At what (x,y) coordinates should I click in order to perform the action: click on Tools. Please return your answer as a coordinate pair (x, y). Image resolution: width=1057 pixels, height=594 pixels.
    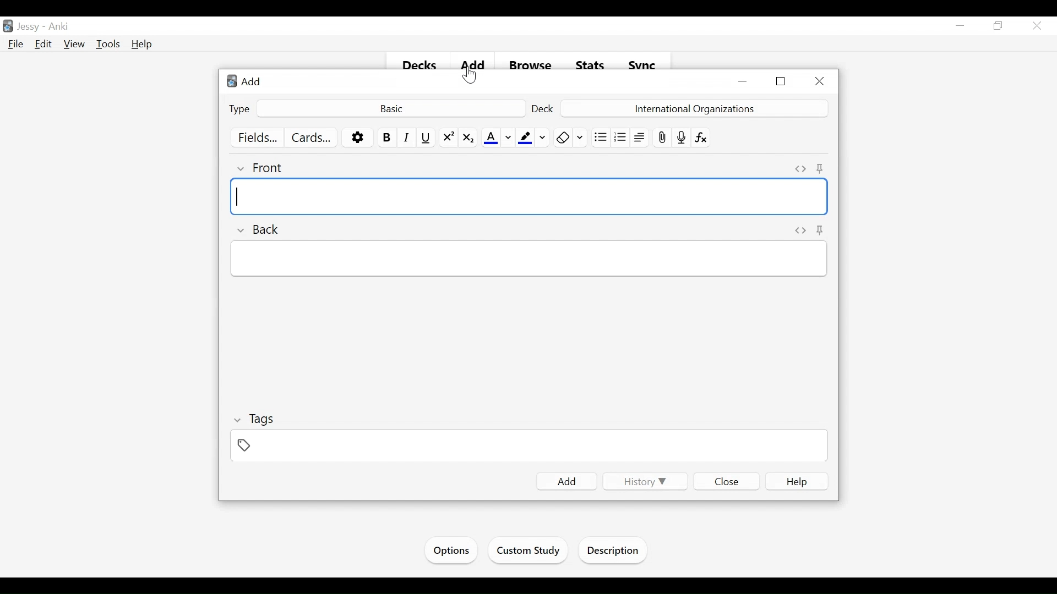
    Looking at the image, I should click on (108, 44).